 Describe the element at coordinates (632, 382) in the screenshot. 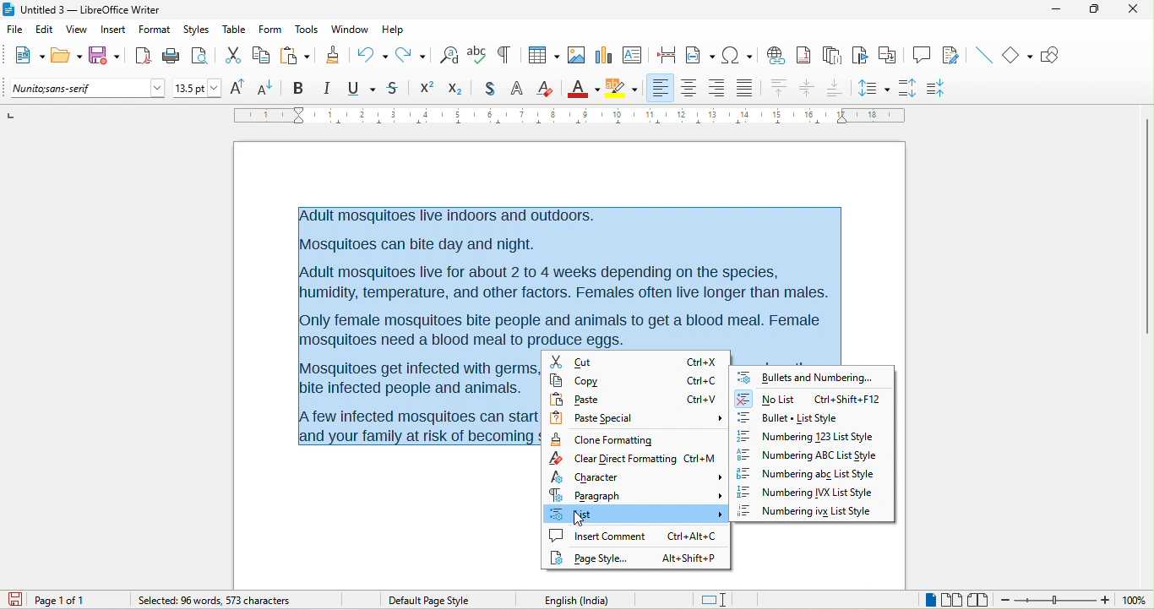

I see `copy` at that location.